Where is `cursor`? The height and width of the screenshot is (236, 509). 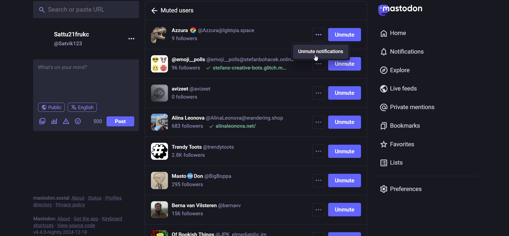 cursor is located at coordinates (318, 58).